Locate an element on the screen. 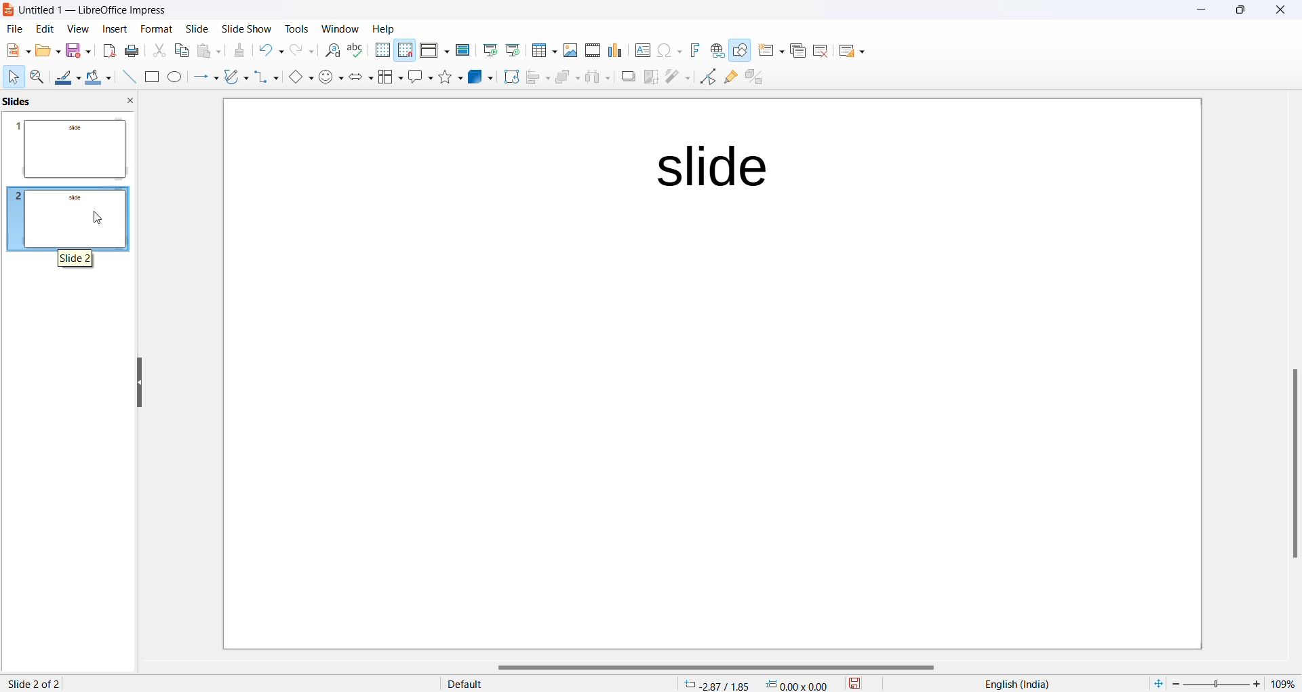  edit is located at coordinates (43, 30).